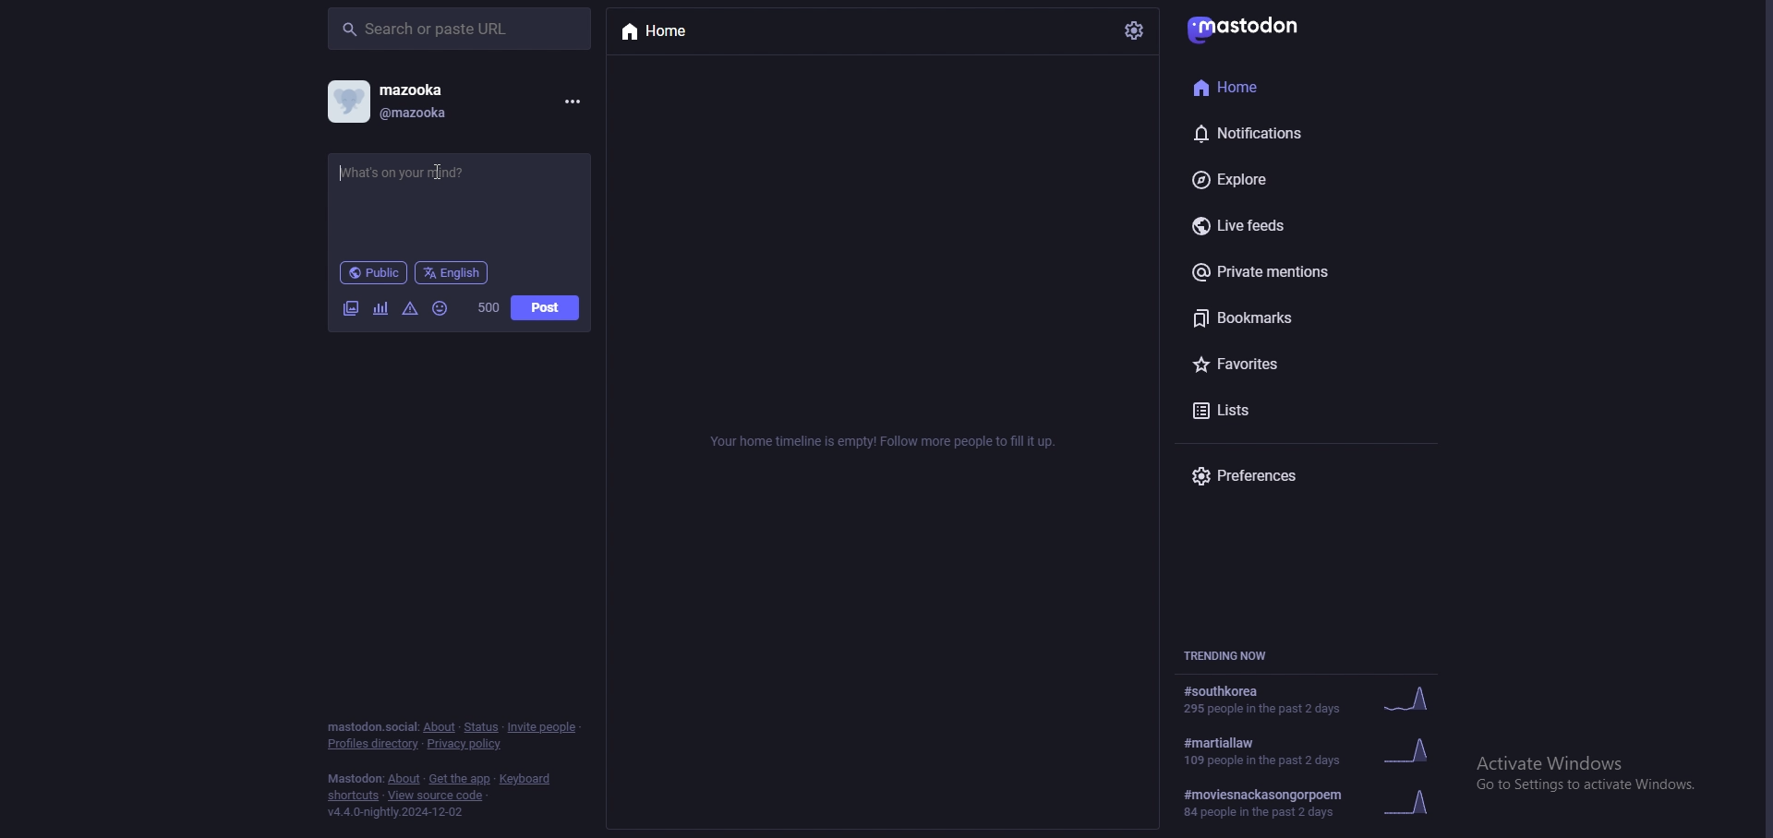 This screenshot has height=838, width=1773. I want to click on home, so click(660, 30).